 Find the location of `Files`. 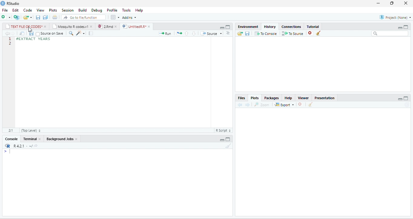

Files is located at coordinates (242, 98).